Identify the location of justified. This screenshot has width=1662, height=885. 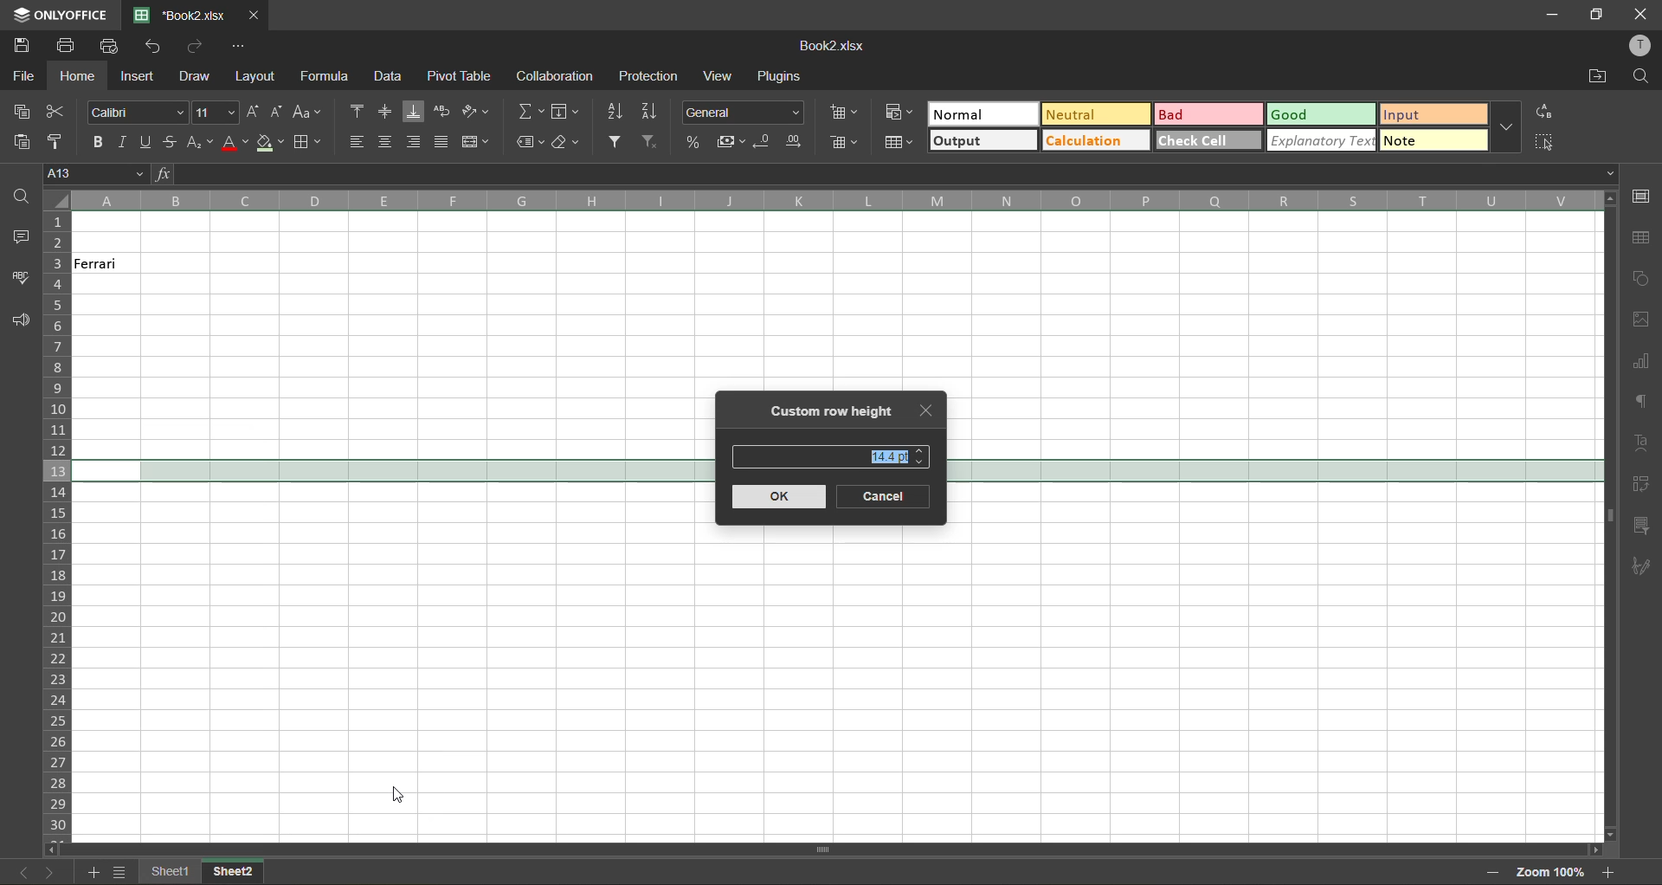
(442, 141).